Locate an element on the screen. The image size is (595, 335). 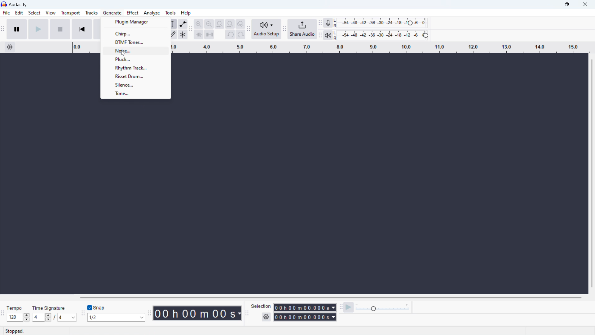
generate is located at coordinates (112, 13).